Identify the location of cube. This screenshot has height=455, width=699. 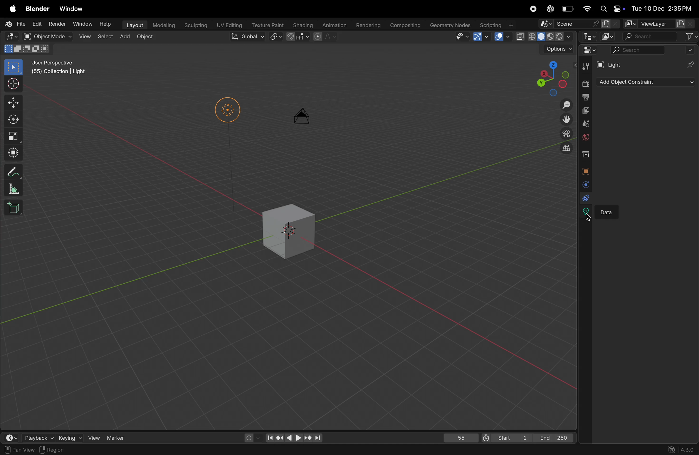
(15, 210).